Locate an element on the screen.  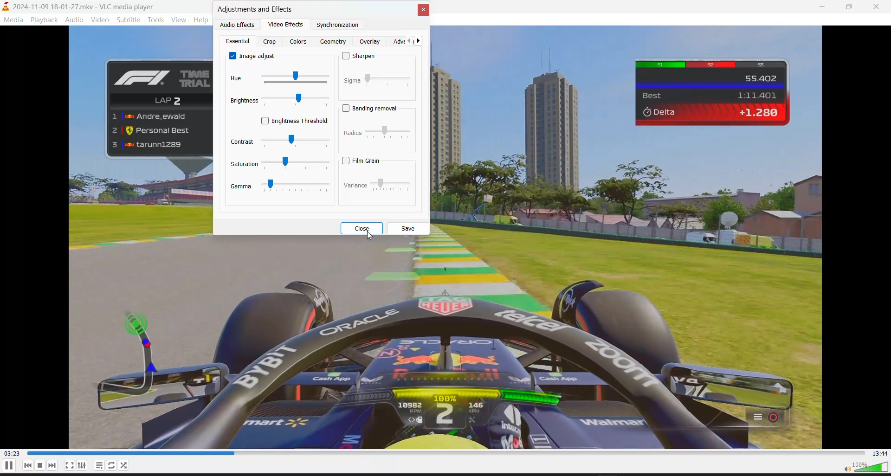
brightness slider is located at coordinates (296, 101).